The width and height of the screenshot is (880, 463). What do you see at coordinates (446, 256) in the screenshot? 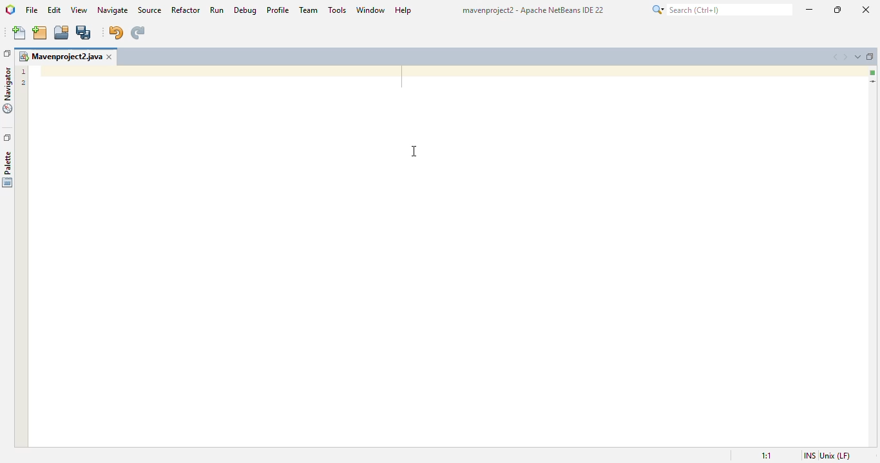
I see `project tab as main window` at bounding box center [446, 256].